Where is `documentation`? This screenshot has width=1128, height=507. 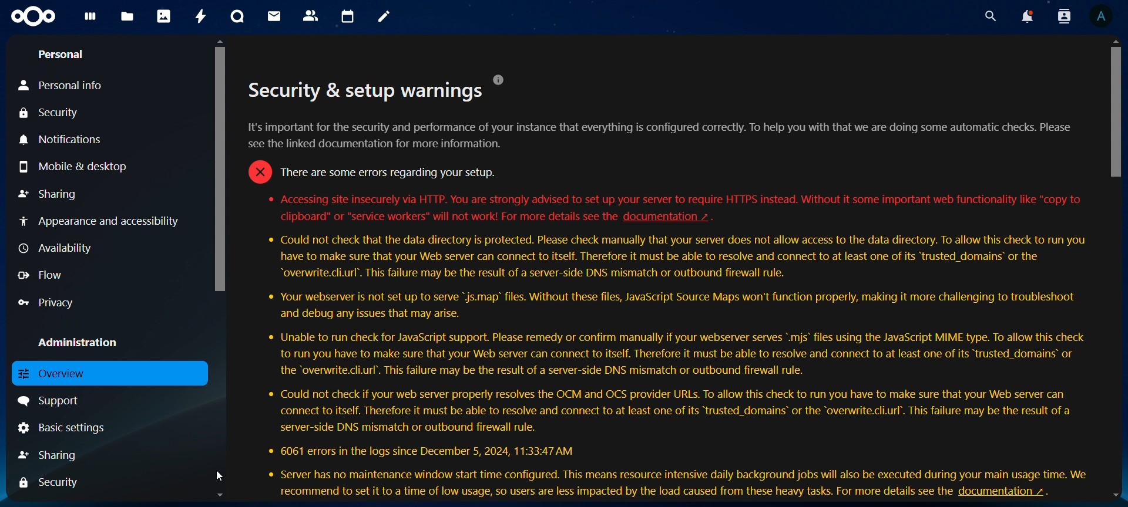
documentation is located at coordinates (676, 218).